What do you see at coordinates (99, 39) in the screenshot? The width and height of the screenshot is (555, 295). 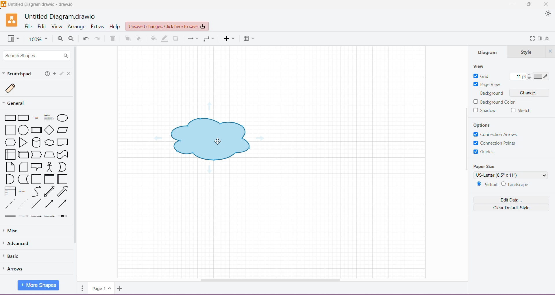 I see `Redo` at bounding box center [99, 39].